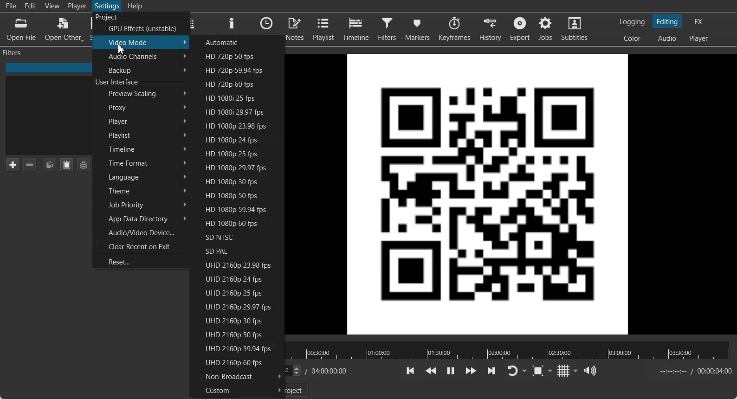 The height and width of the screenshot is (399, 737). What do you see at coordinates (234, 195) in the screenshot?
I see `HD 1080p 50 fps` at bounding box center [234, 195].